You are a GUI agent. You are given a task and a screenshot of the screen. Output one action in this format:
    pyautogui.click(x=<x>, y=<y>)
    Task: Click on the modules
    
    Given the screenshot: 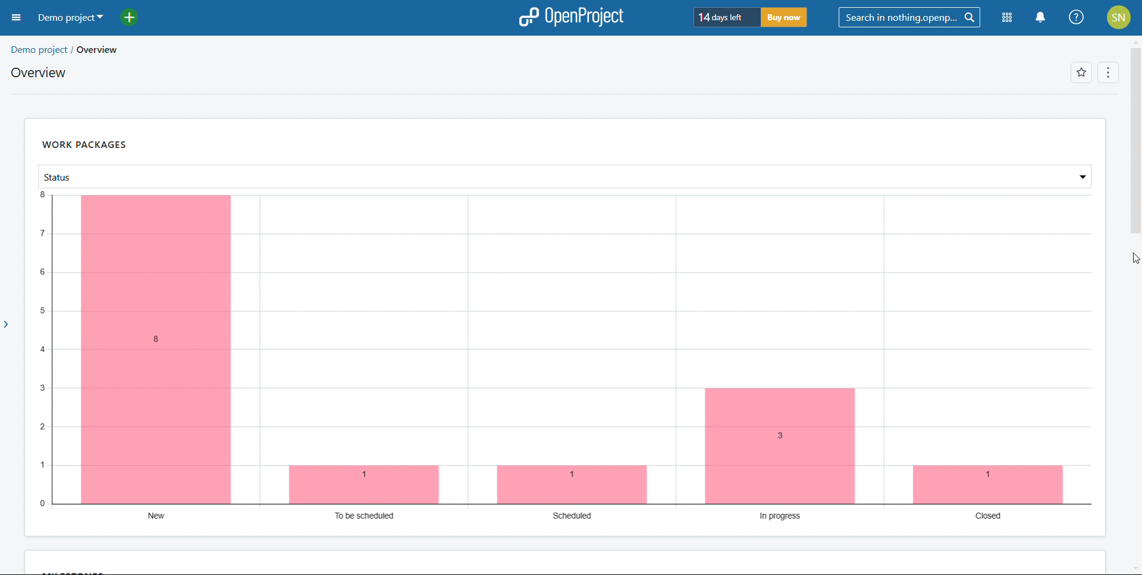 What is the action you would take?
    pyautogui.click(x=1008, y=18)
    